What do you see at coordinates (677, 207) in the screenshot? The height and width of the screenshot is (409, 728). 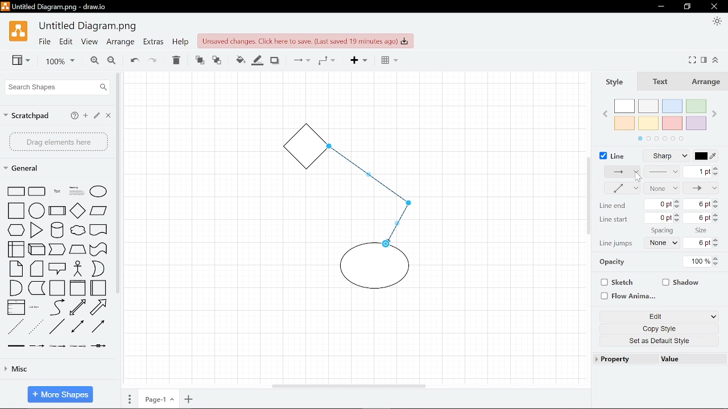 I see `decrease line end` at bounding box center [677, 207].